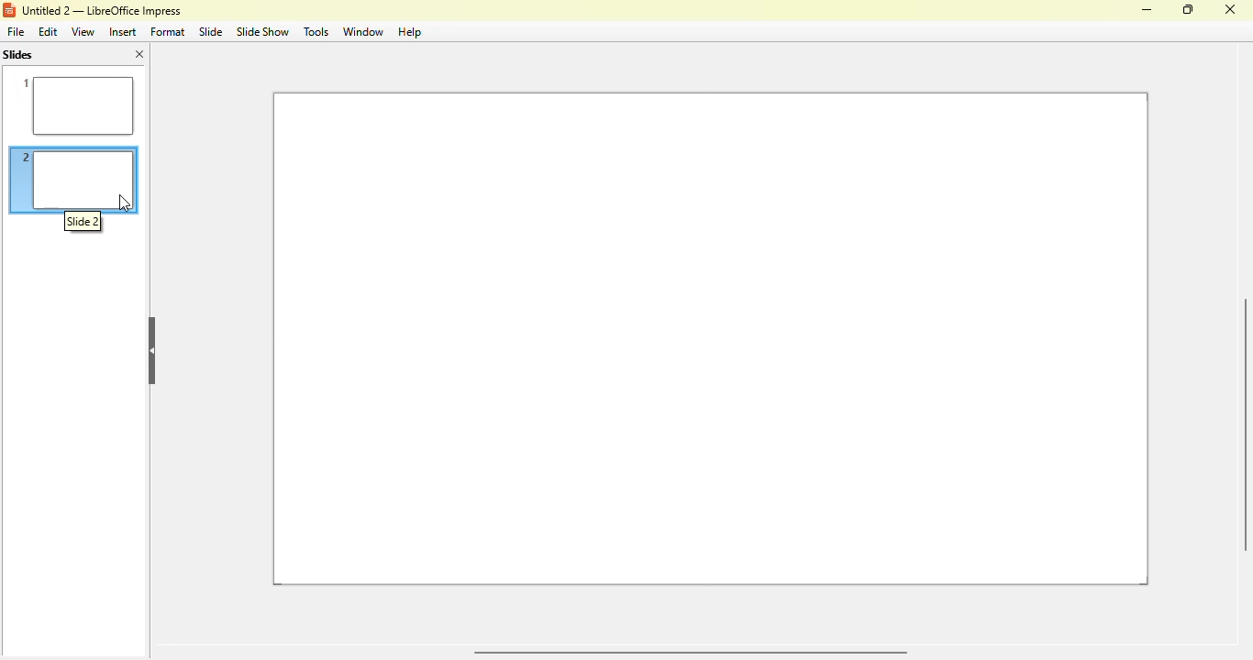 The height and width of the screenshot is (660, 1253). What do you see at coordinates (122, 32) in the screenshot?
I see `insert` at bounding box center [122, 32].